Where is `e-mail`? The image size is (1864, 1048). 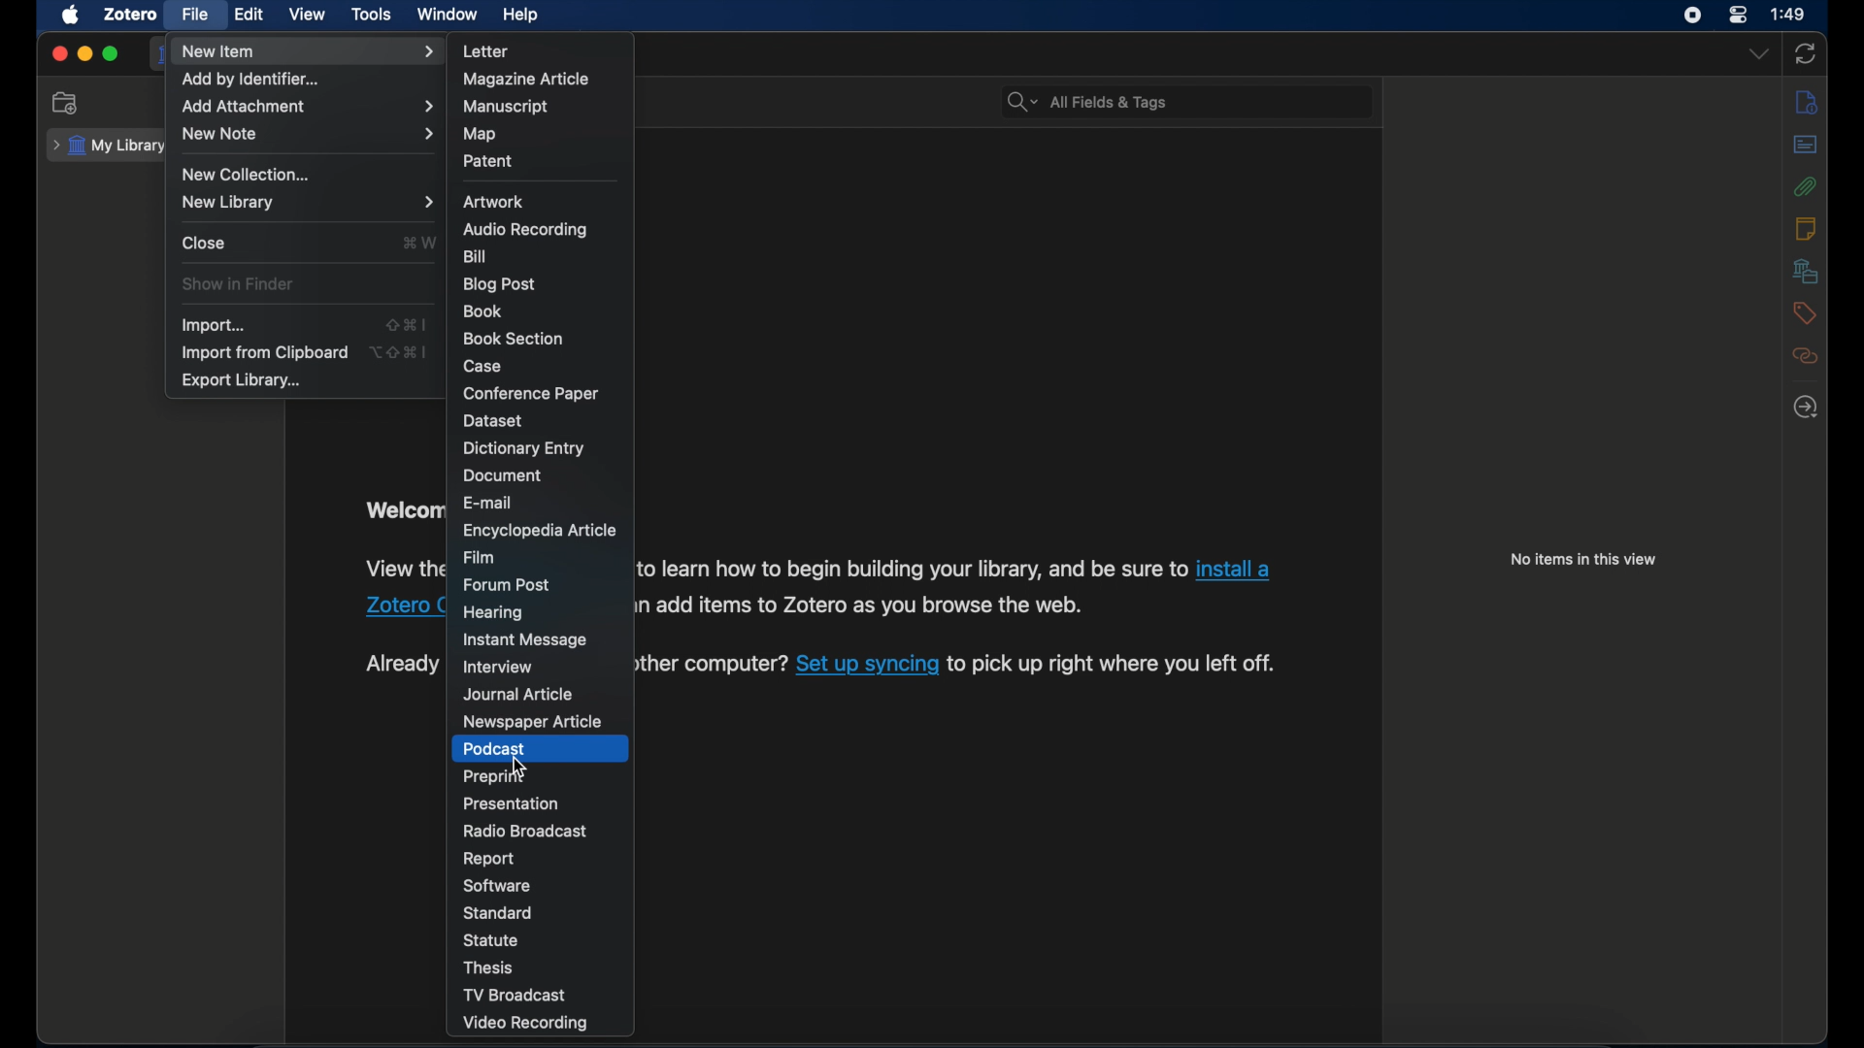
e-mail is located at coordinates (489, 502).